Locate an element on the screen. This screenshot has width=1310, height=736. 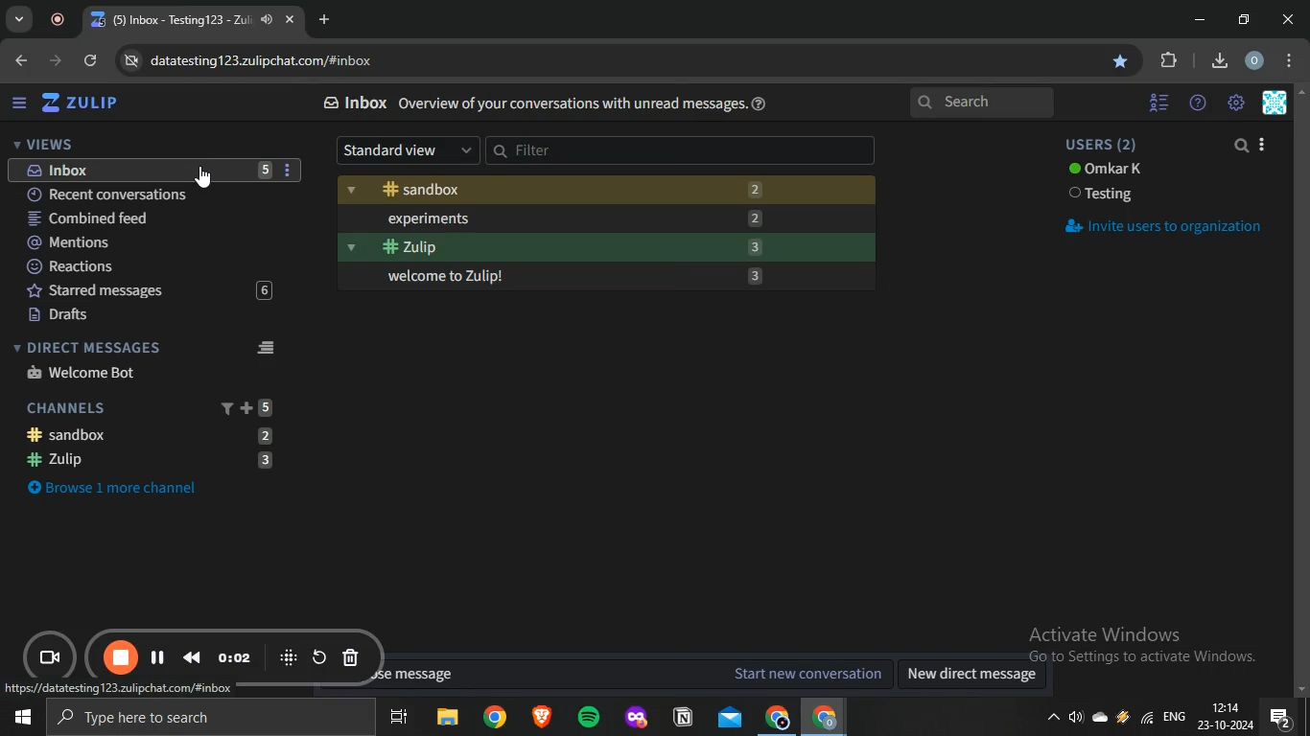
new tab is located at coordinates (327, 19).